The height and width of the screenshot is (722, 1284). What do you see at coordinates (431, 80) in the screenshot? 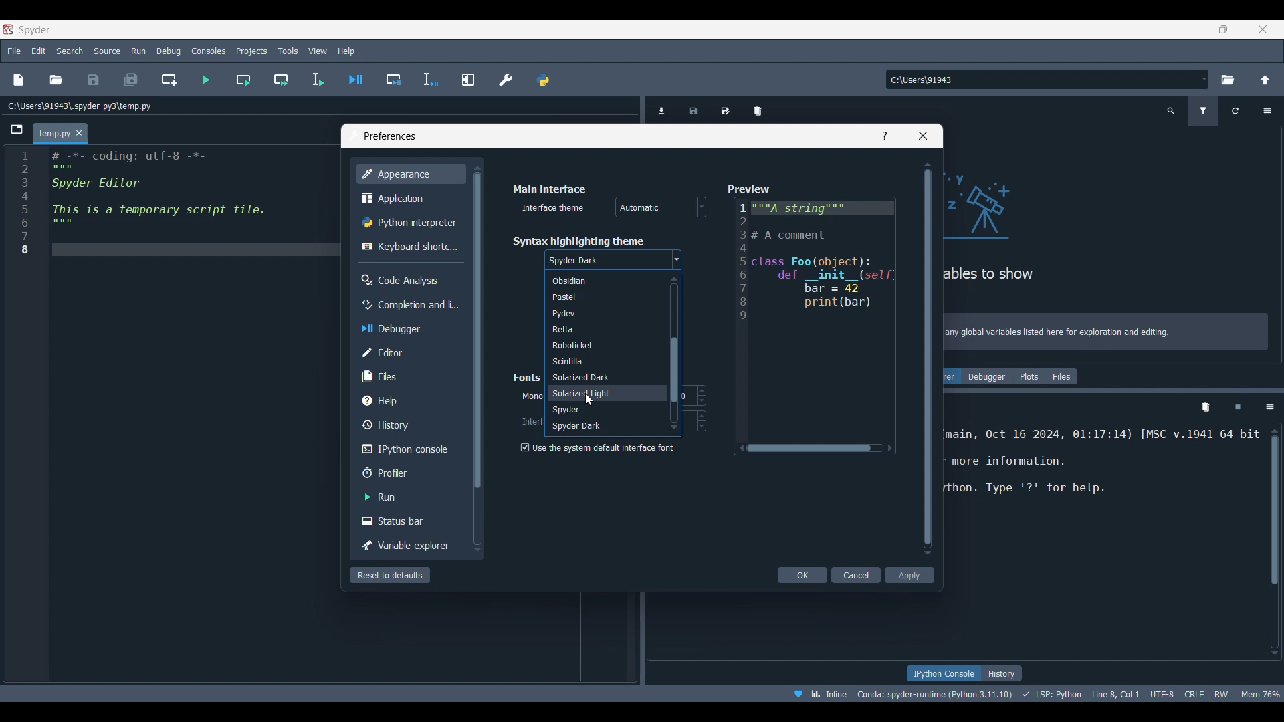
I see `Debug selection/current time` at bounding box center [431, 80].